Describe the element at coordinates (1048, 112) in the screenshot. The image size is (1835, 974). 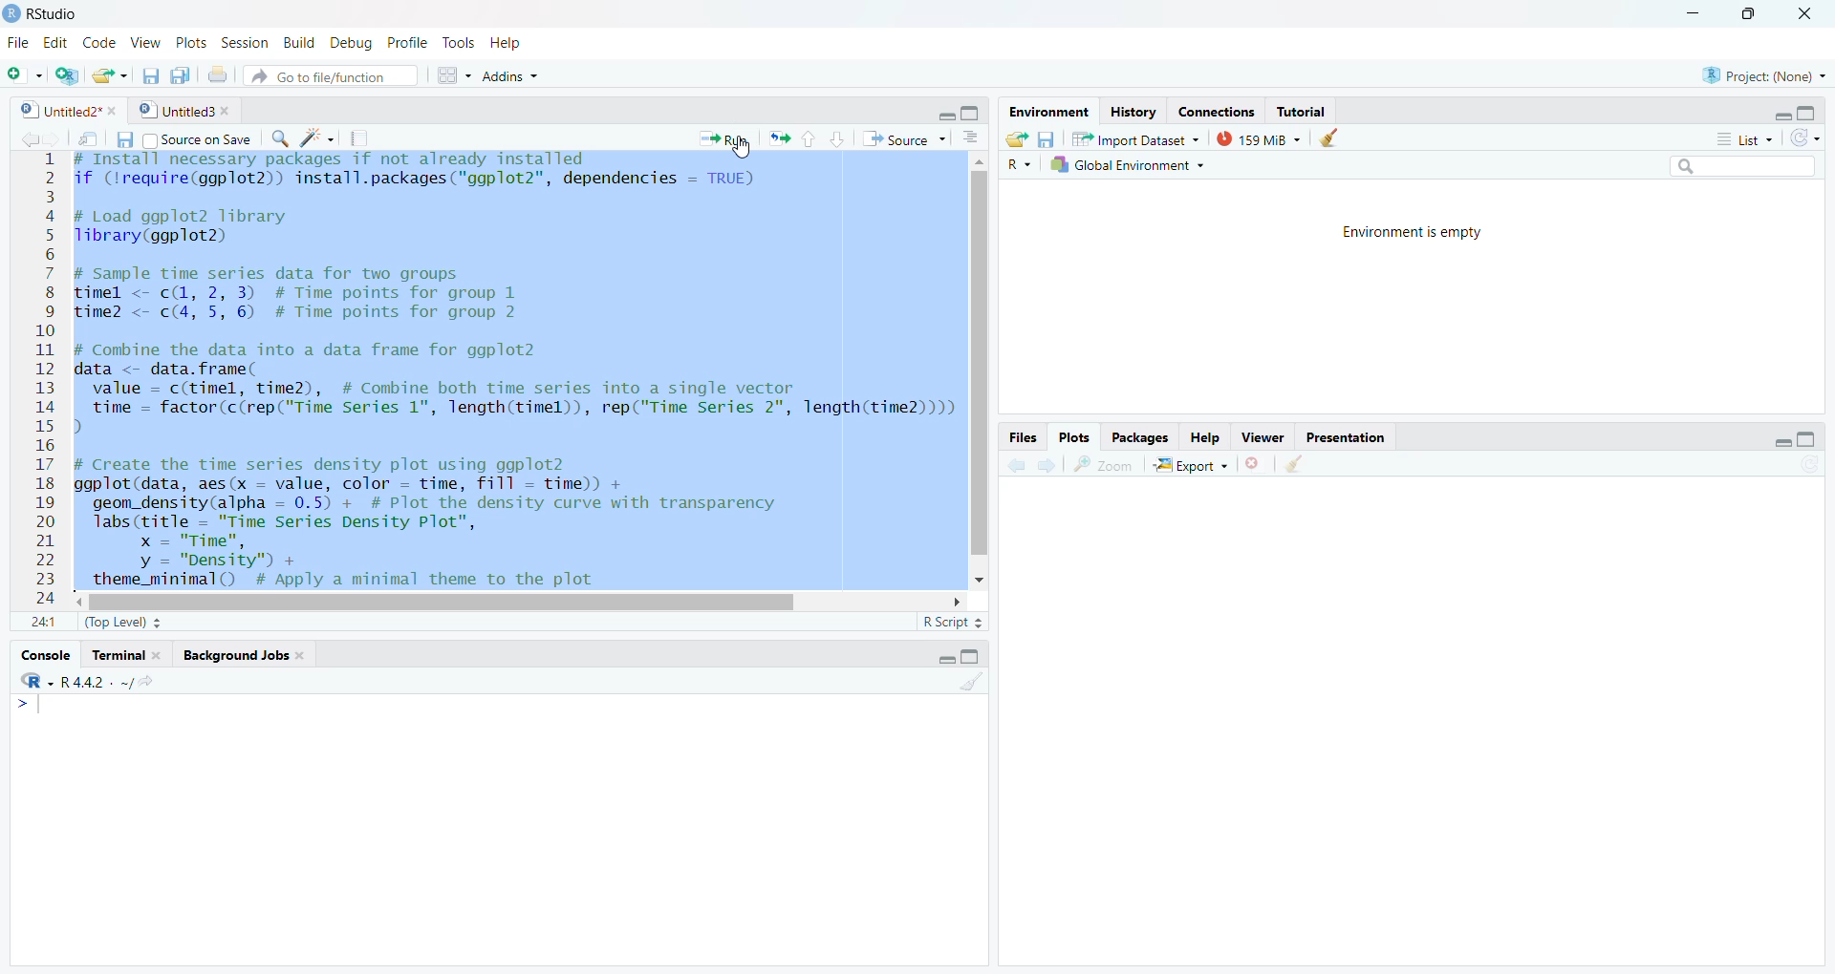
I see `Environment` at that location.